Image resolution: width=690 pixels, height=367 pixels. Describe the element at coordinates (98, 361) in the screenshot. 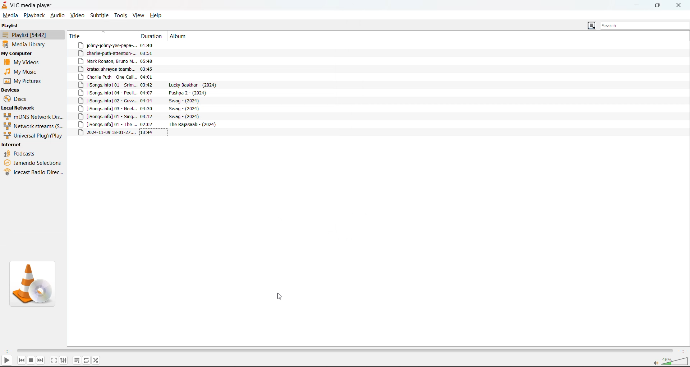

I see `random` at that location.